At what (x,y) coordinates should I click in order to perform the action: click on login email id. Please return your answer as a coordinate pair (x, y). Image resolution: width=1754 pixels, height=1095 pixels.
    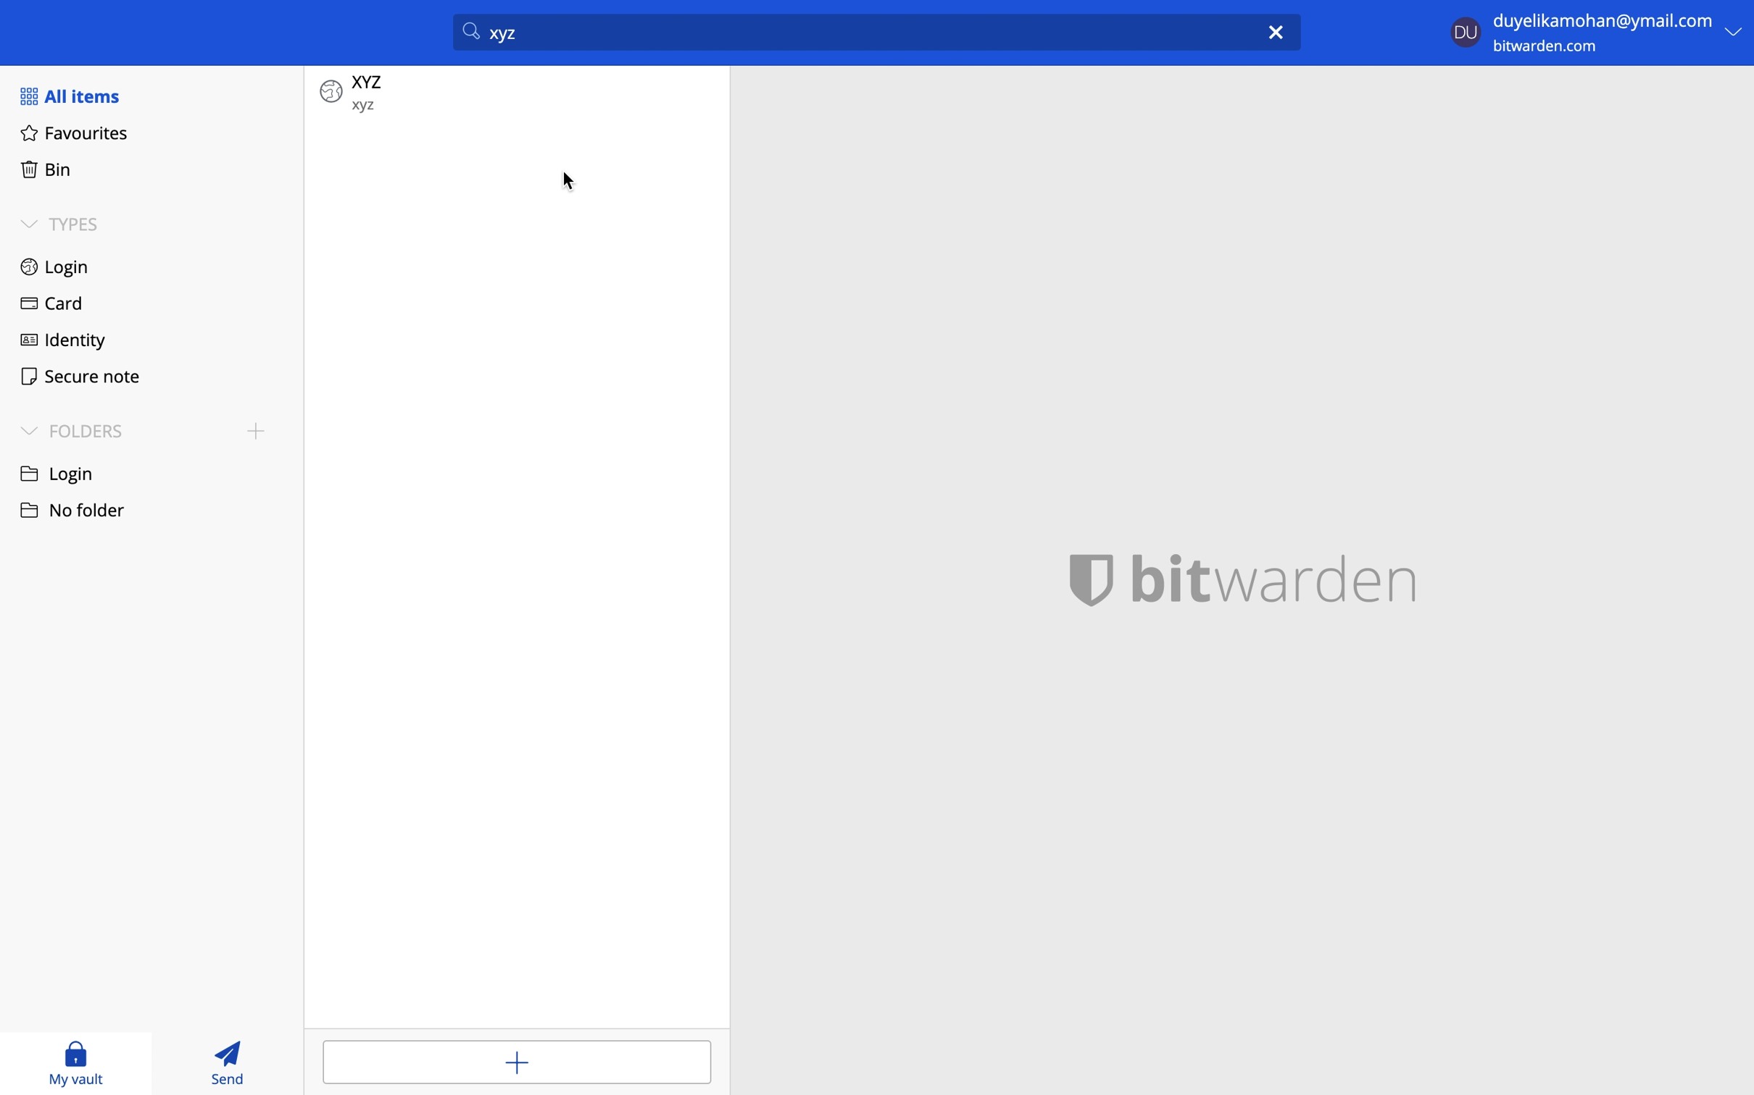
    Looking at the image, I should click on (1601, 20).